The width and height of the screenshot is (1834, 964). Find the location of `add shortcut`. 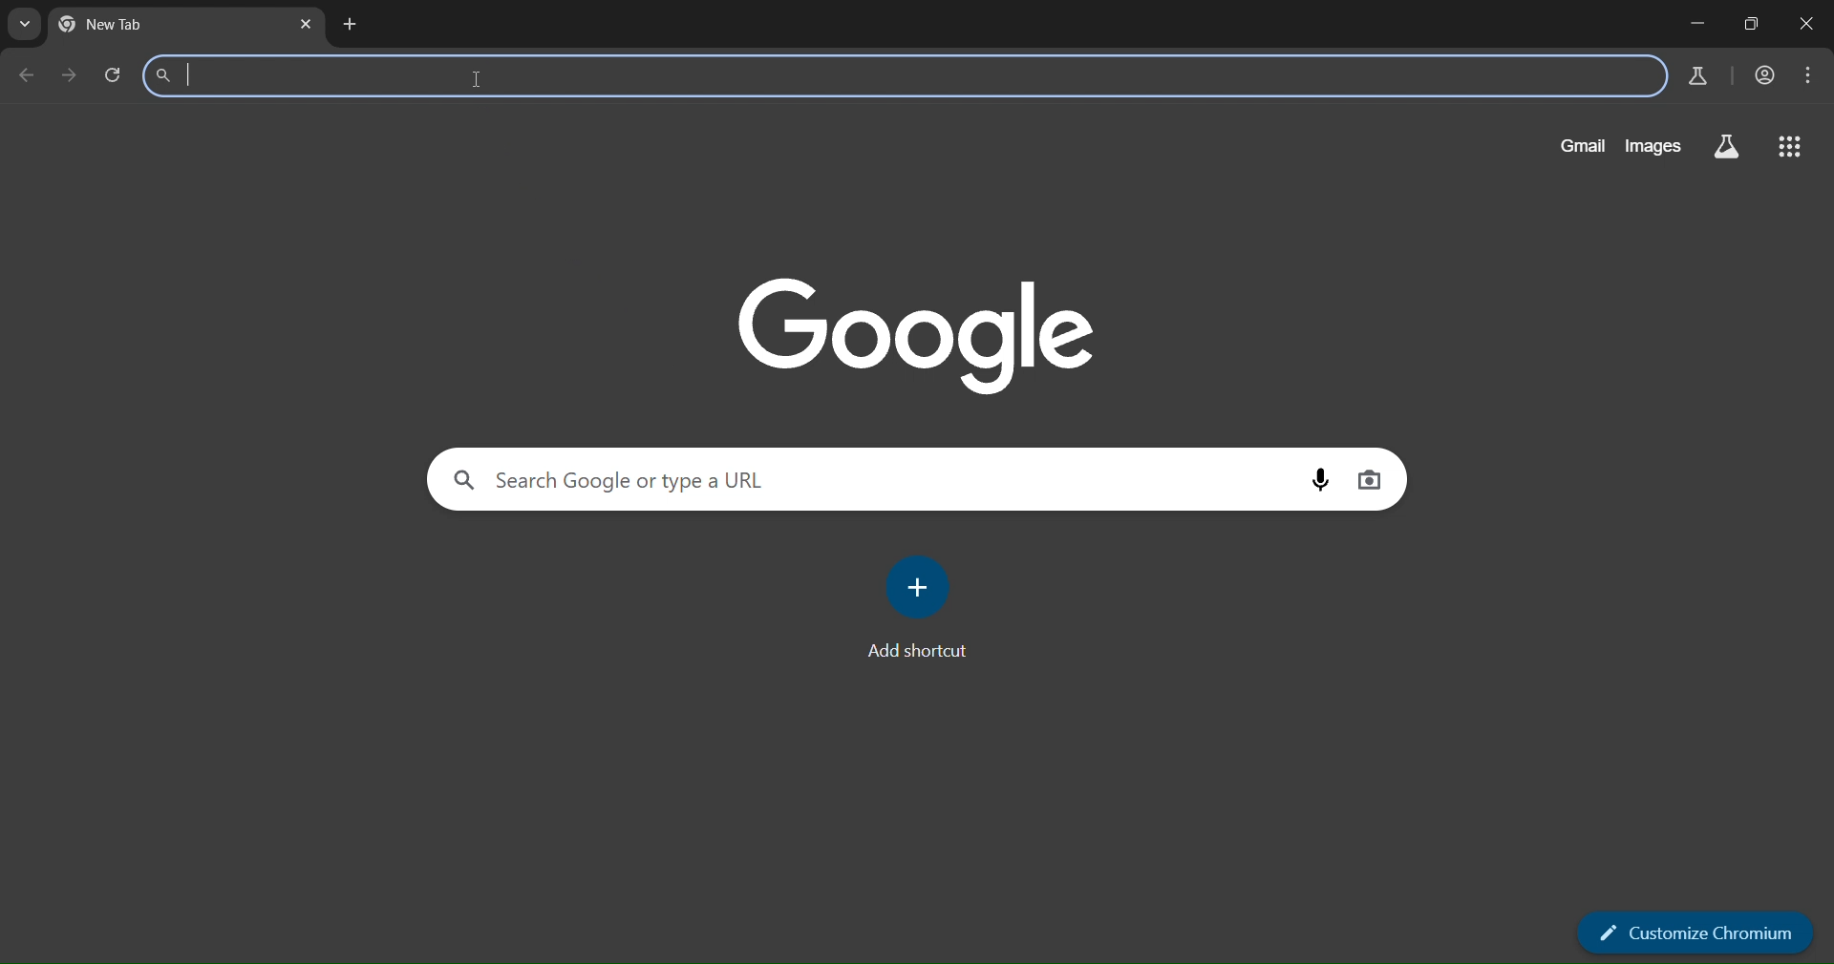

add shortcut is located at coordinates (919, 606).